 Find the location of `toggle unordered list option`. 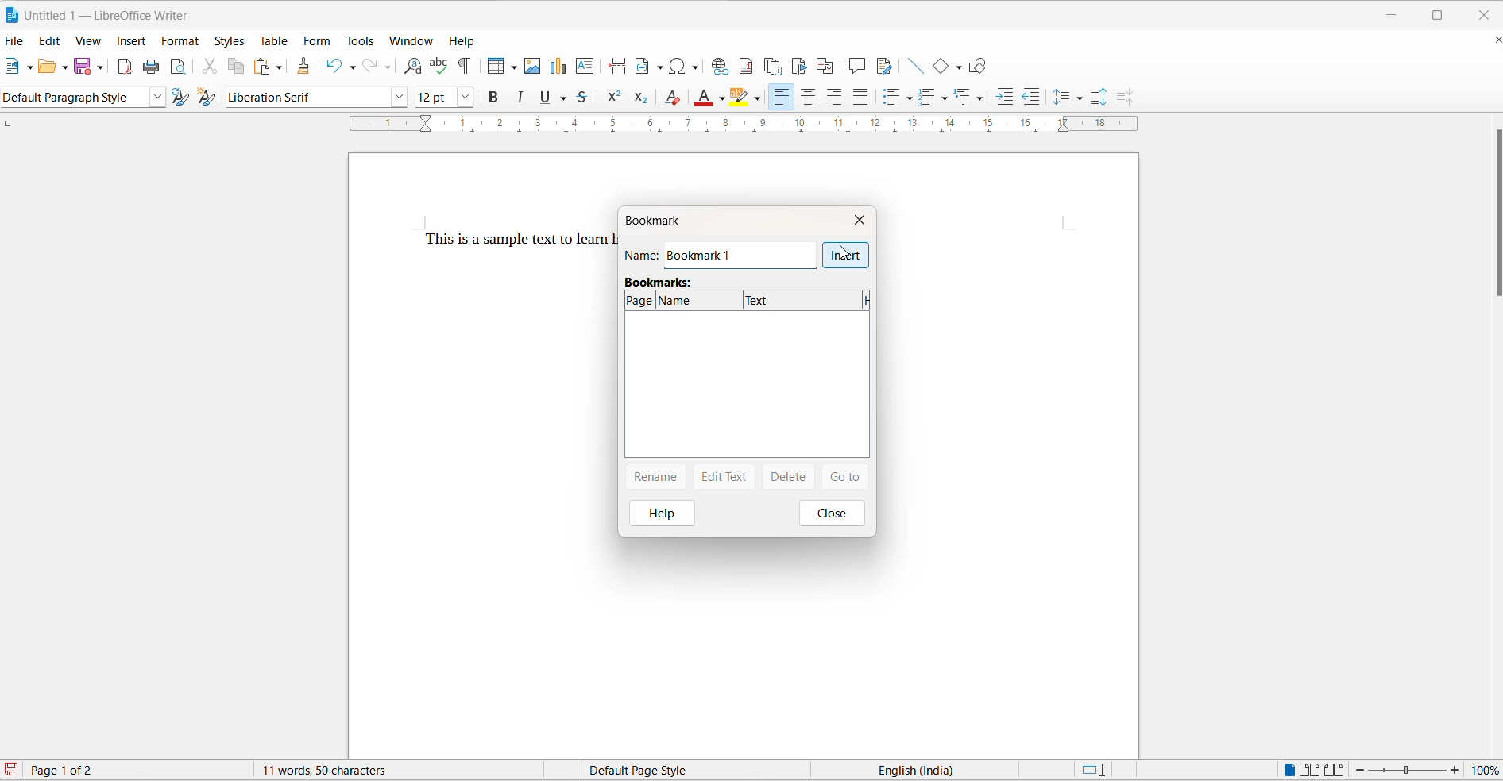

toggle unordered list option is located at coordinates (901, 97).